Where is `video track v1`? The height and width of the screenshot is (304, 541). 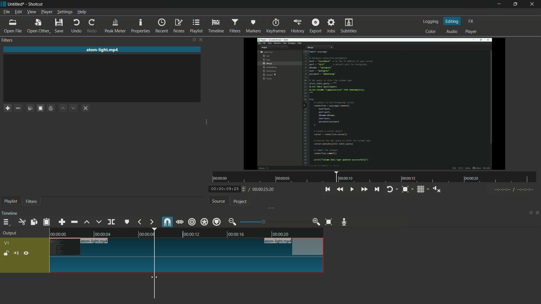
video track v1 is located at coordinates (187, 265).